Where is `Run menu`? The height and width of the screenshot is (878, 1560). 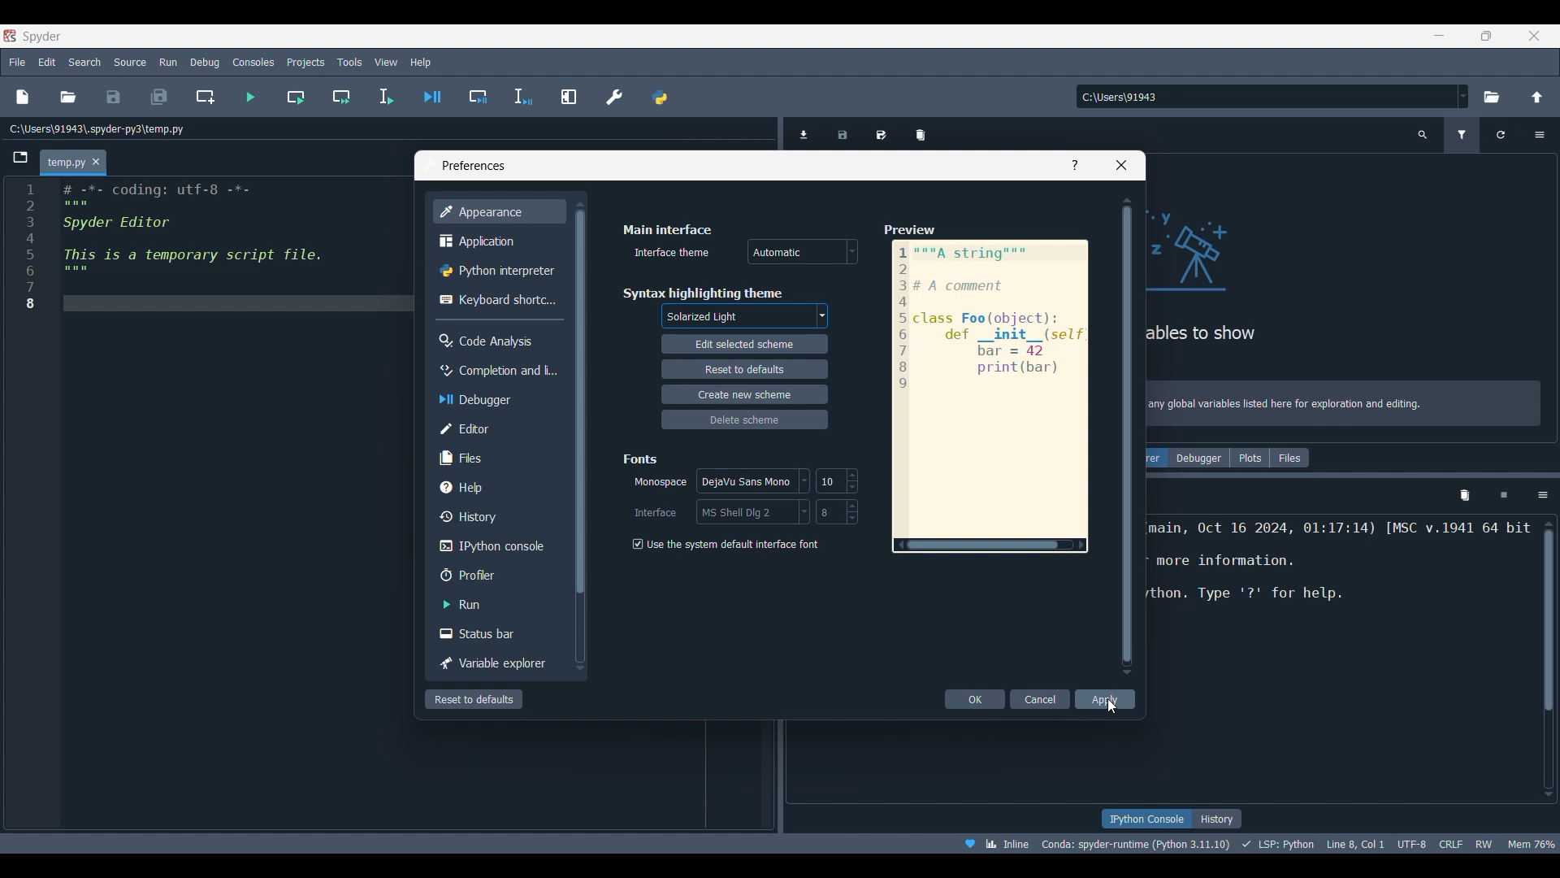 Run menu is located at coordinates (169, 62).